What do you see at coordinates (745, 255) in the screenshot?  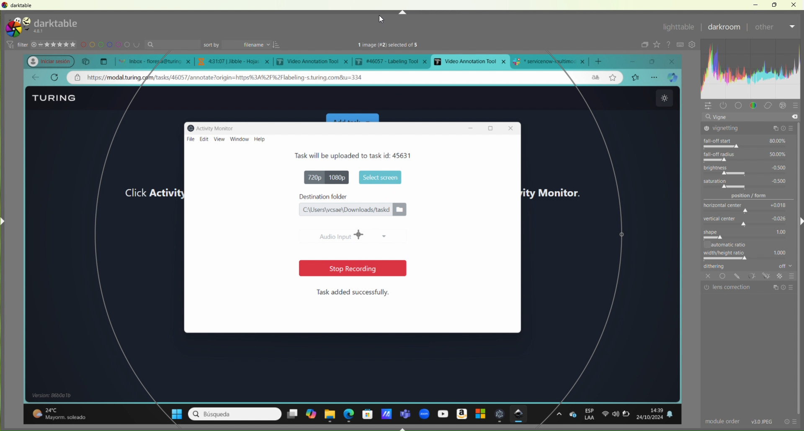 I see `width/height ratio` at bounding box center [745, 255].